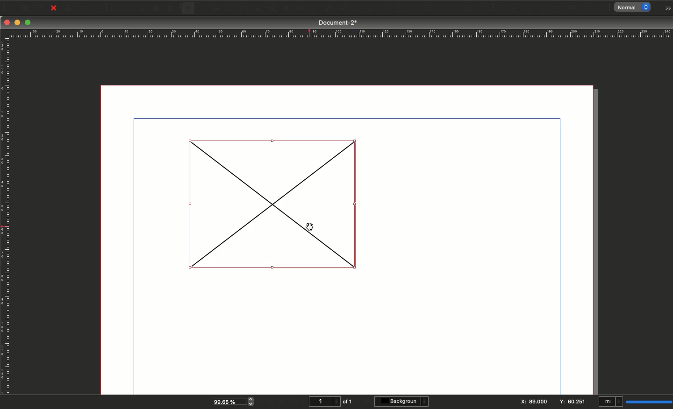  Describe the element at coordinates (286, 9) in the screenshot. I see `Arc` at that location.